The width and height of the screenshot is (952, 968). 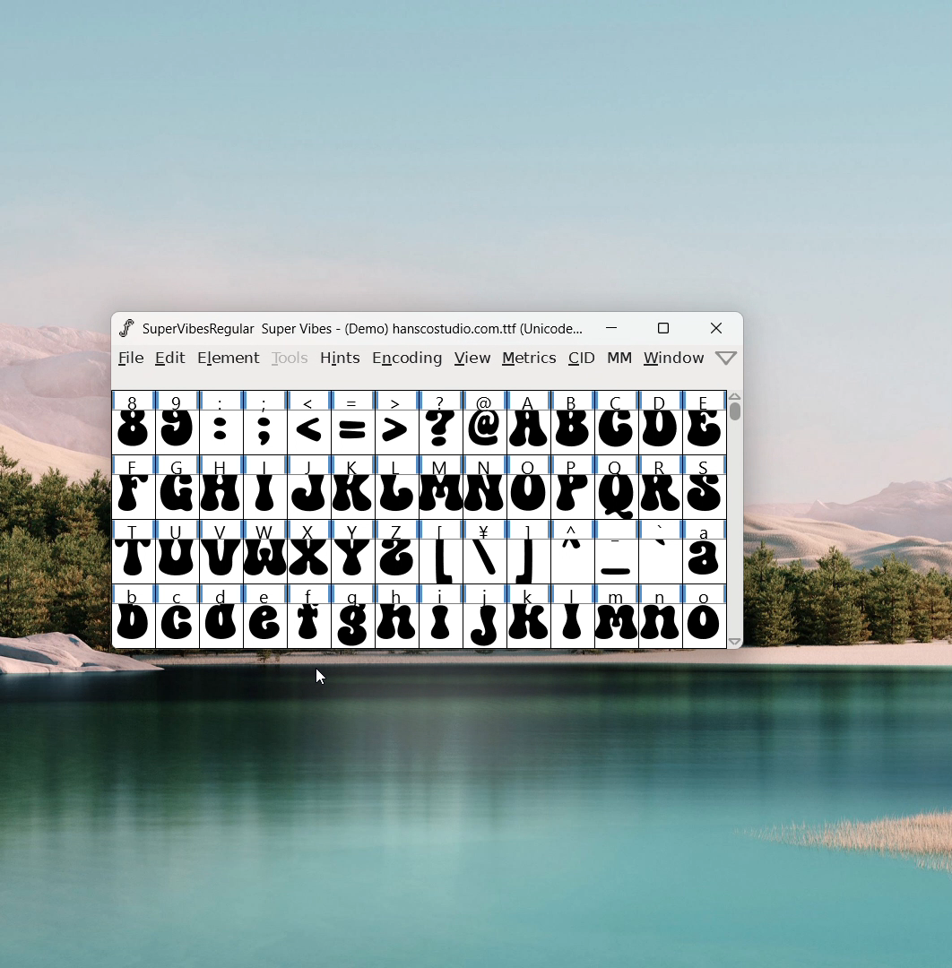 I want to click on o, so click(x=705, y=618).